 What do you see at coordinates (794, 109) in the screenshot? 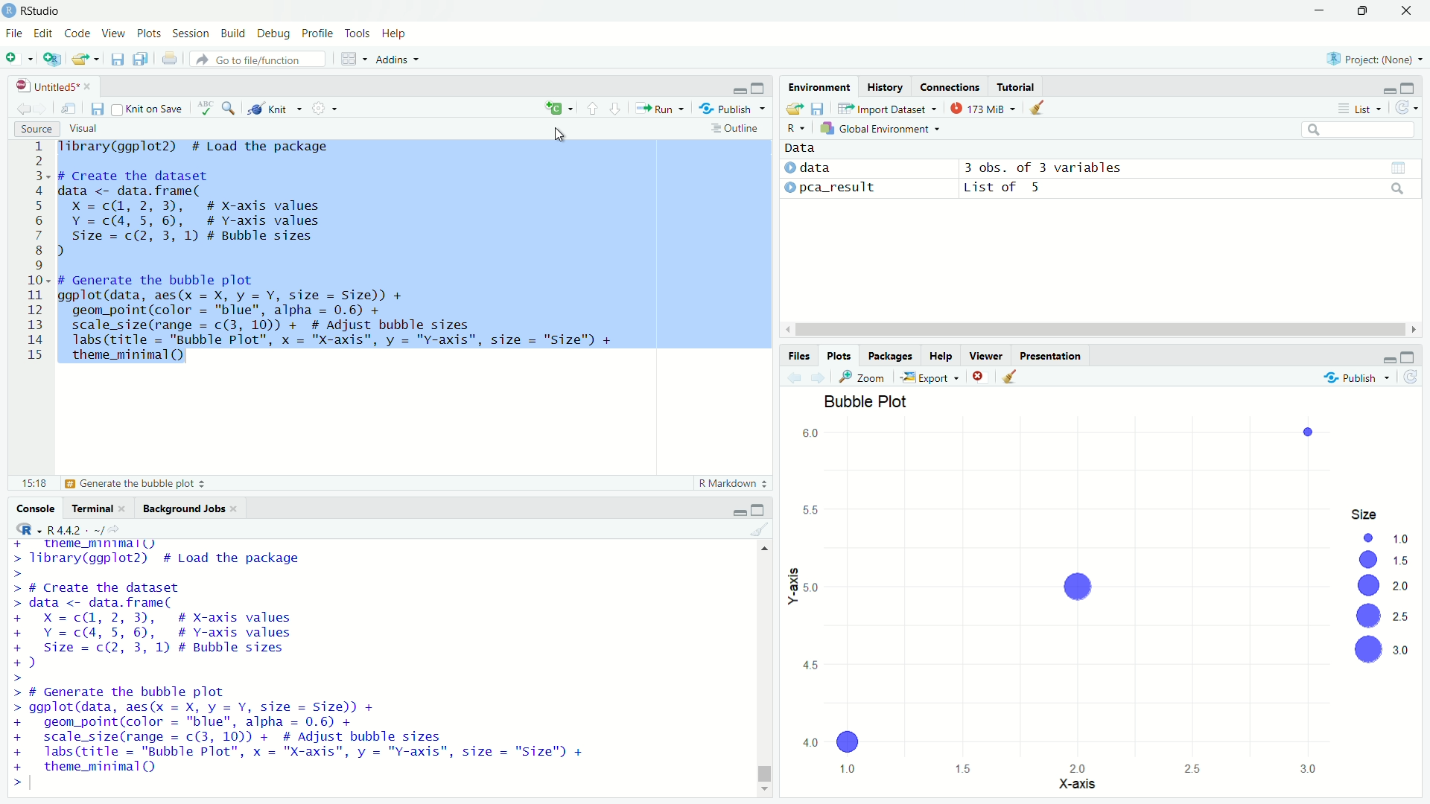
I see `load workspace` at bounding box center [794, 109].